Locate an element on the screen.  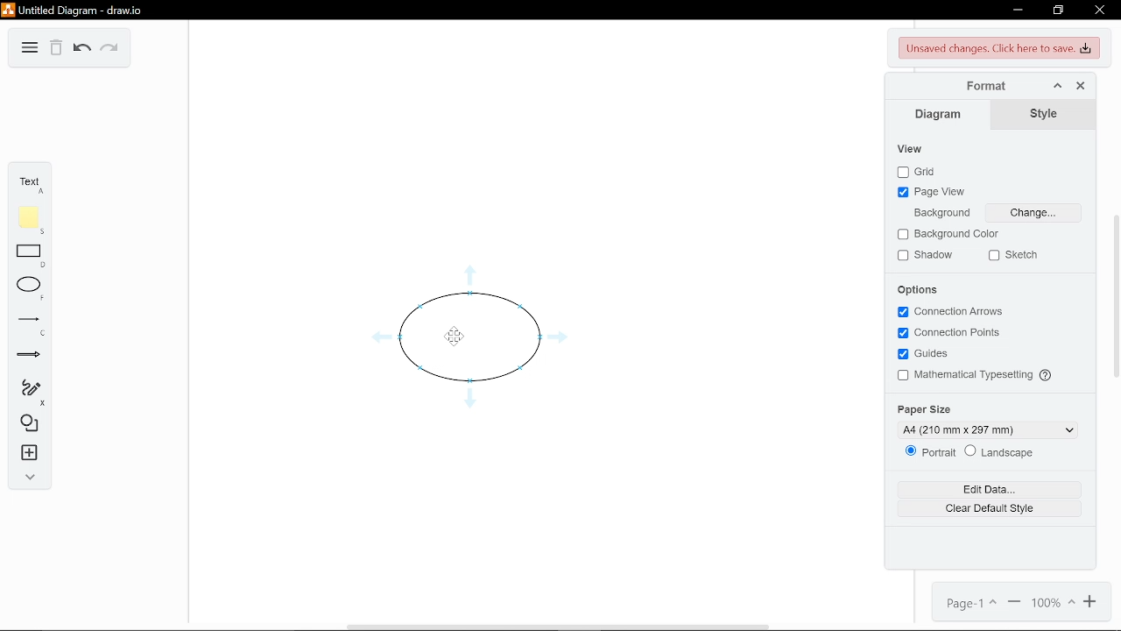
Change zoom is located at coordinates (1055, 603).